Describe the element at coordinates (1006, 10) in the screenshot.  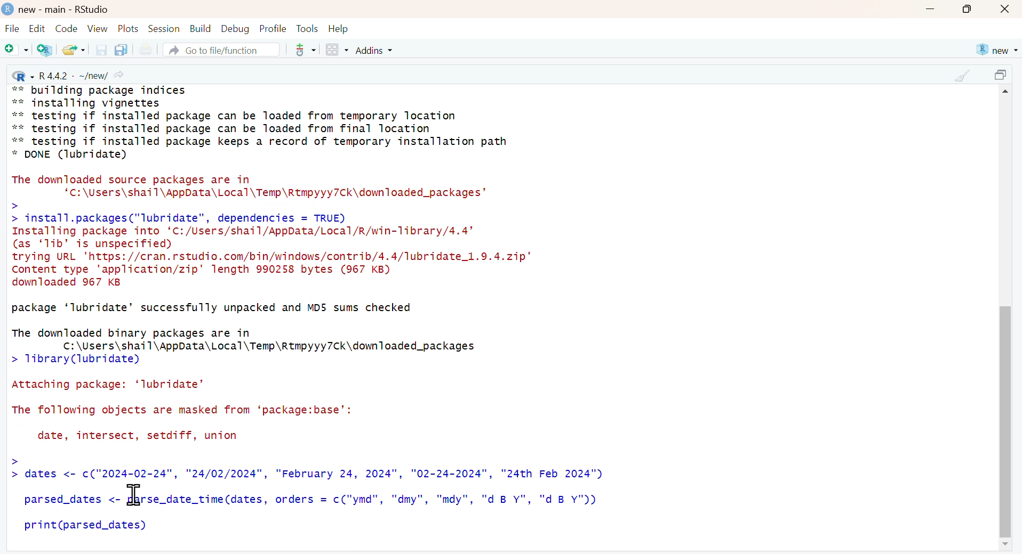
I see `close` at that location.